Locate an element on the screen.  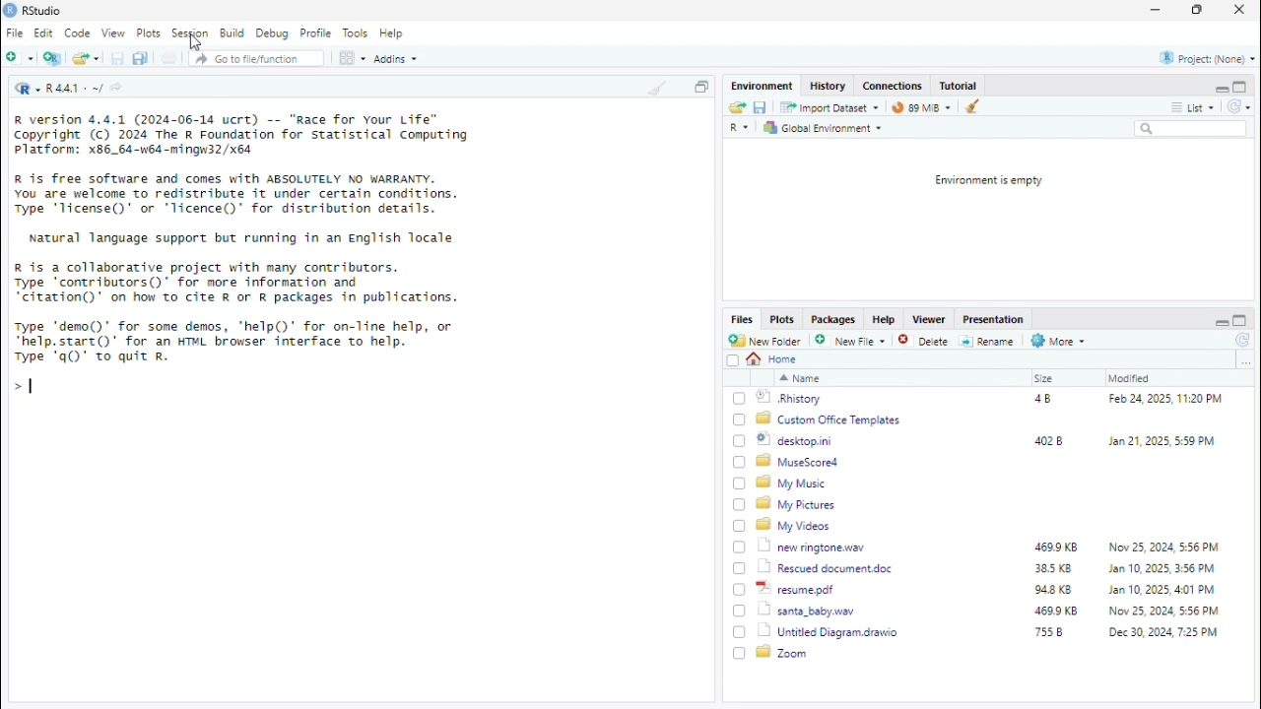
Debug is located at coordinates (273, 33).